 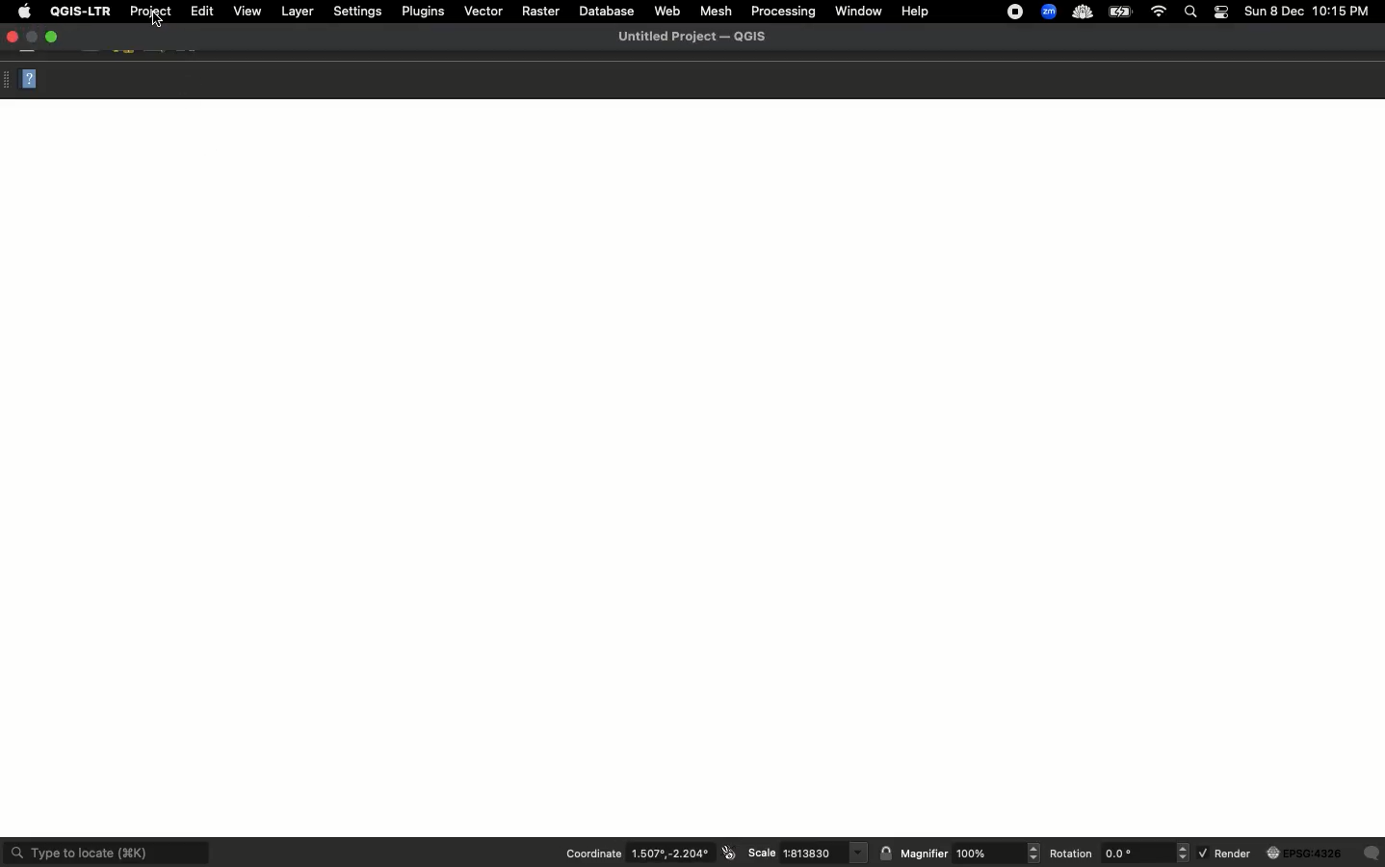 What do you see at coordinates (357, 11) in the screenshot?
I see `Settings` at bounding box center [357, 11].